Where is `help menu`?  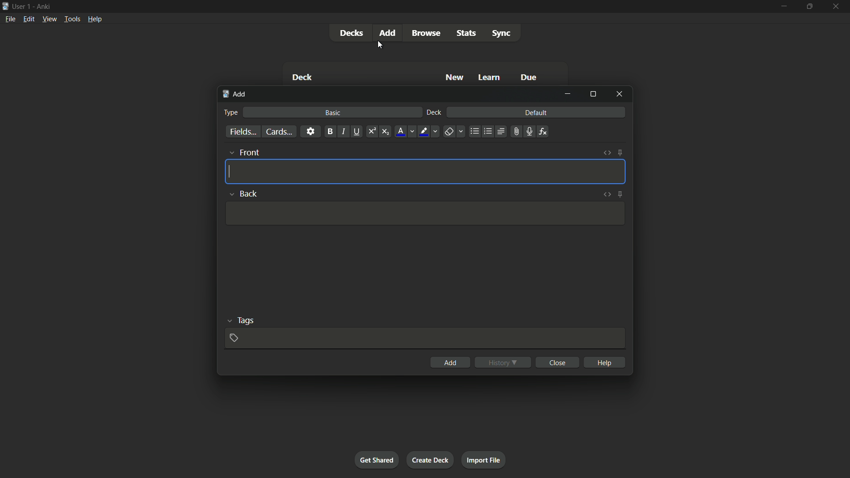
help menu is located at coordinates (94, 19).